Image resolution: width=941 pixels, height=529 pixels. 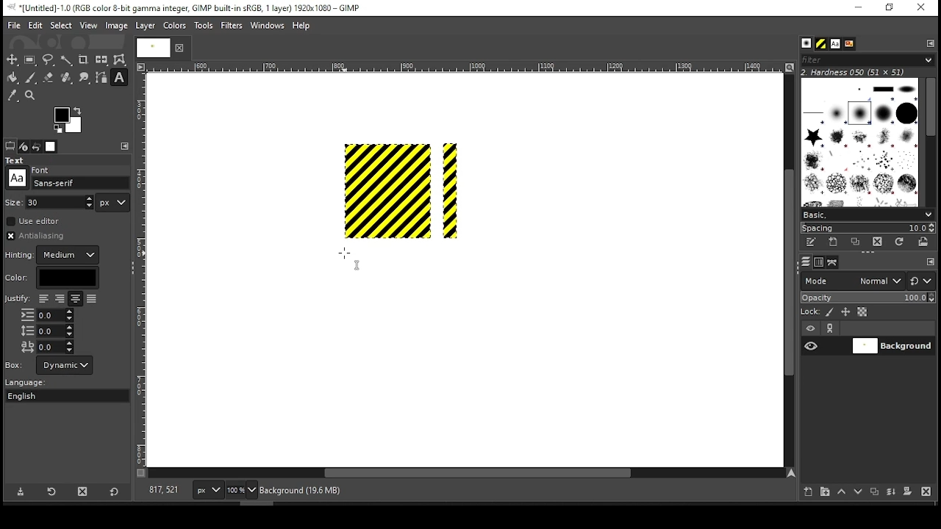 What do you see at coordinates (931, 263) in the screenshot?
I see `configure this tab` at bounding box center [931, 263].